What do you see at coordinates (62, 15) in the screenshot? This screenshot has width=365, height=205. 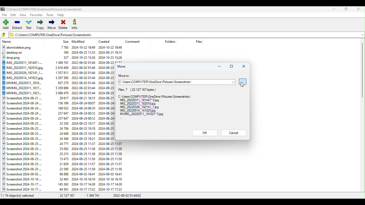 I see `Help` at bounding box center [62, 15].